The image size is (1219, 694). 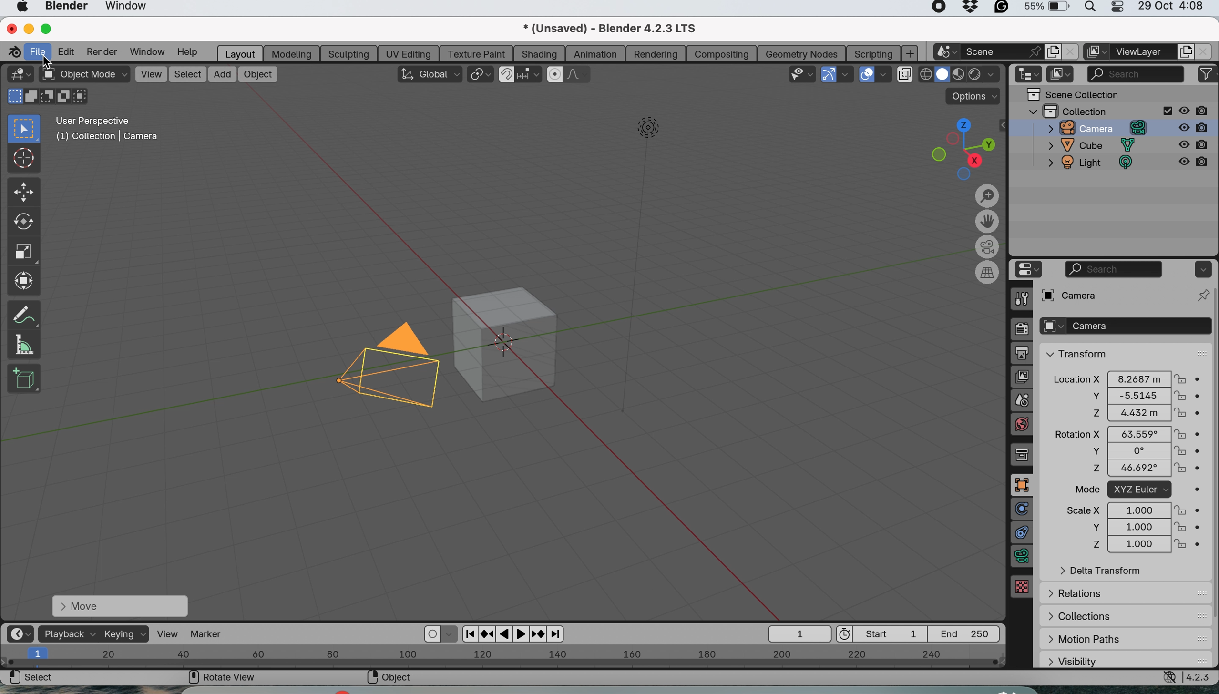 I want to click on y 1.000, so click(x=1133, y=527).